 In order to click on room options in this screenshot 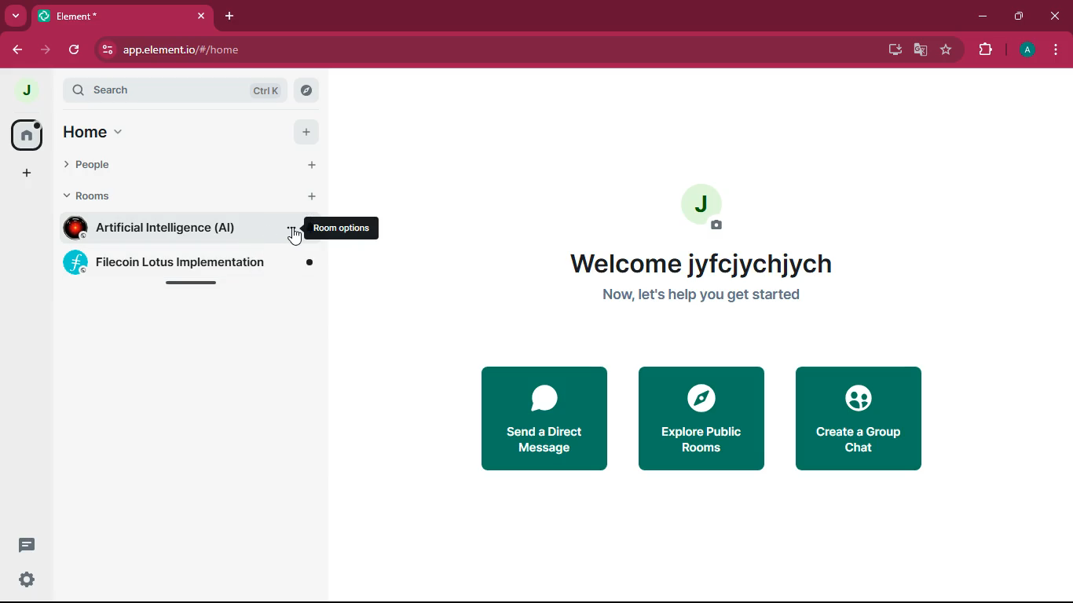, I will do `click(342, 228)`.